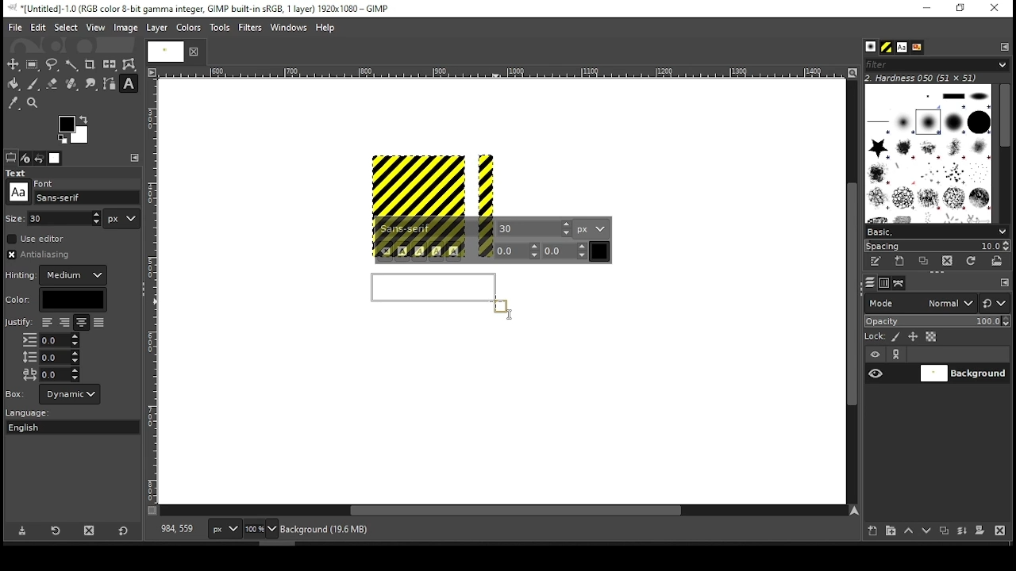 The height and width of the screenshot is (571, 1016). What do you see at coordinates (934, 65) in the screenshot?
I see `filters` at bounding box center [934, 65].